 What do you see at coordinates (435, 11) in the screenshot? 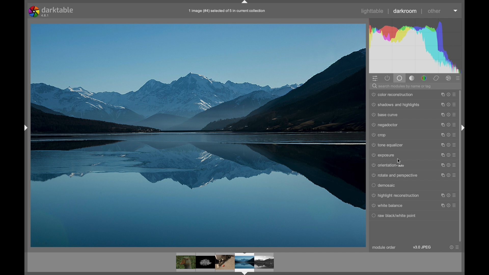
I see `other` at bounding box center [435, 11].